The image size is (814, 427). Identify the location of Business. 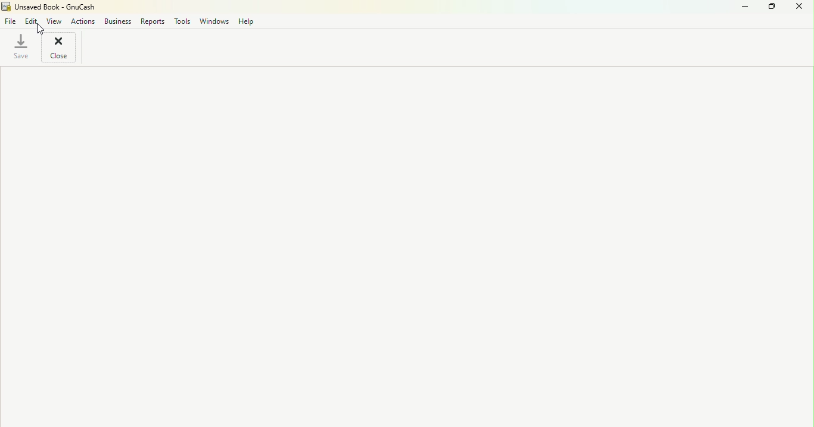
(118, 22).